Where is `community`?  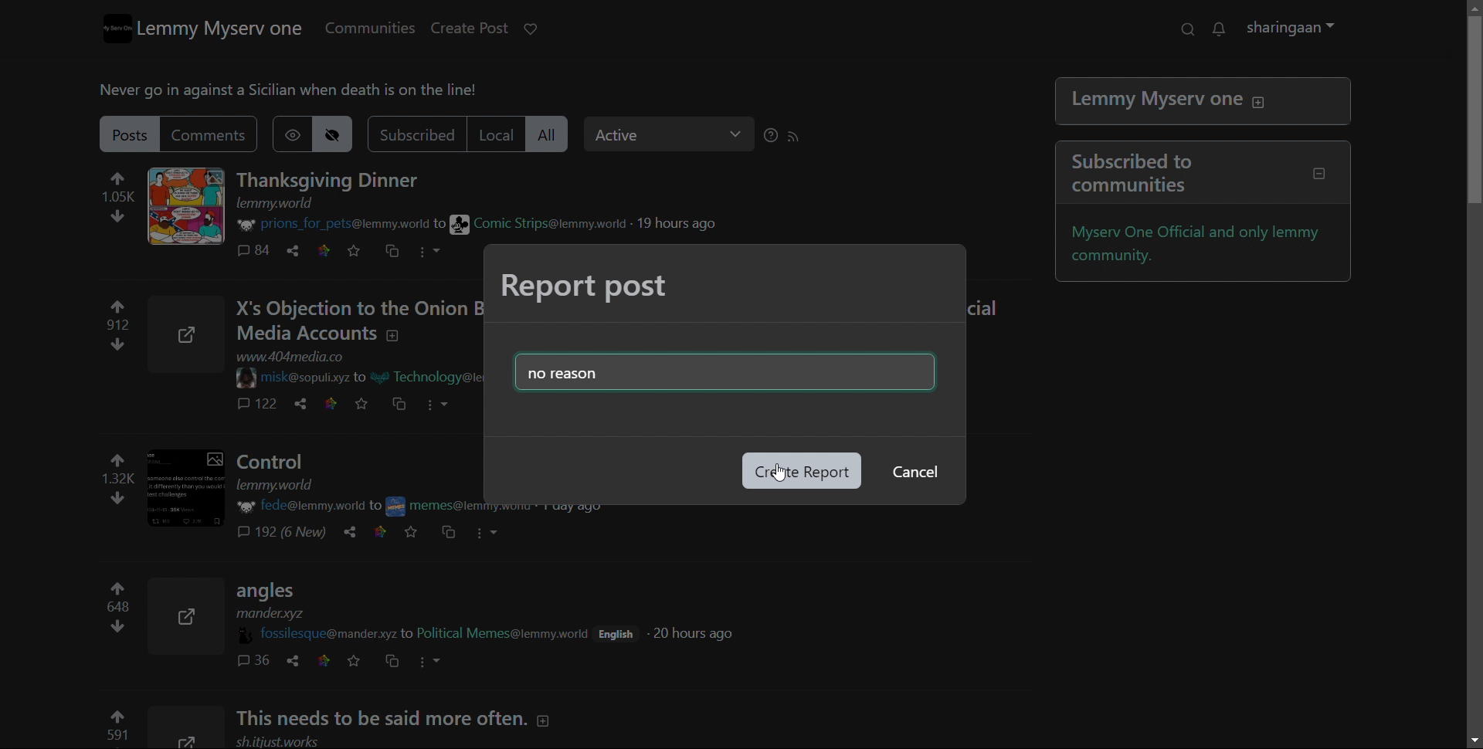
community is located at coordinates (509, 633).